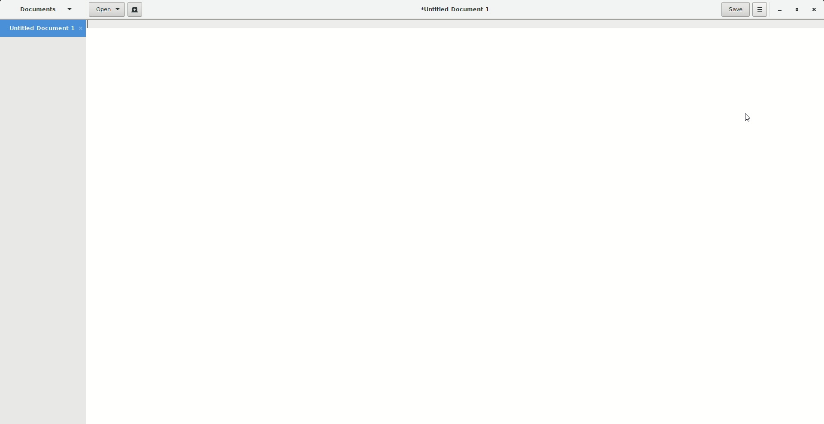  I want to click on Cursor, so click(745, 117).